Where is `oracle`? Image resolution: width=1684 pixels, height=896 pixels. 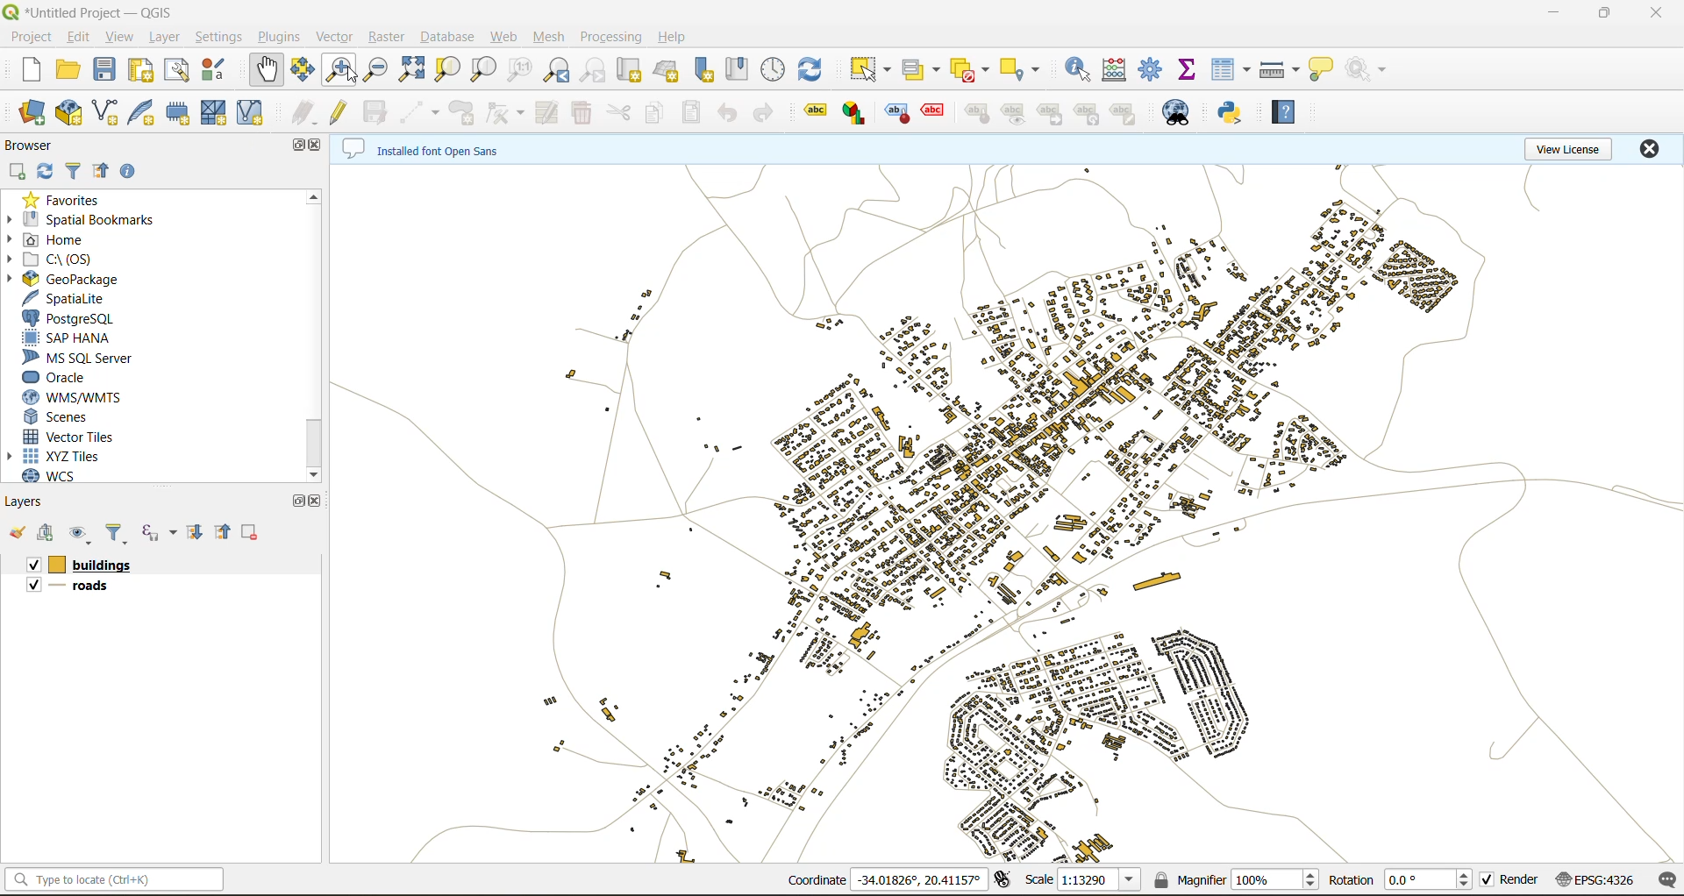 oracle is located at coordinates (66, 379).